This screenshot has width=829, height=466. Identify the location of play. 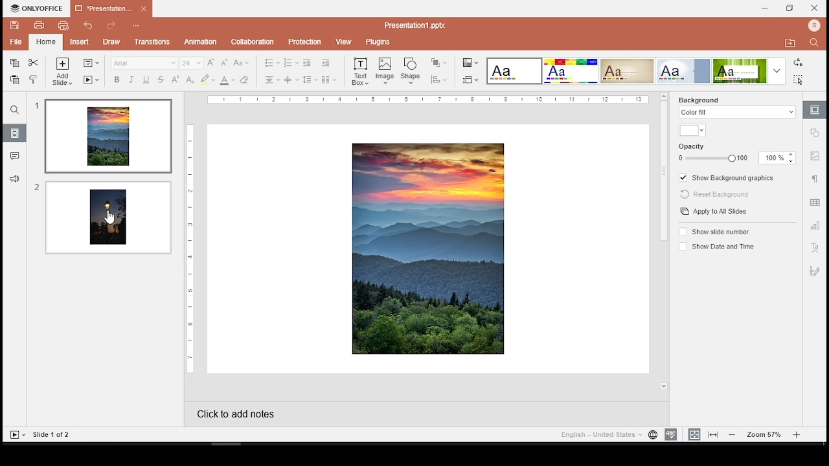
(17, 435).